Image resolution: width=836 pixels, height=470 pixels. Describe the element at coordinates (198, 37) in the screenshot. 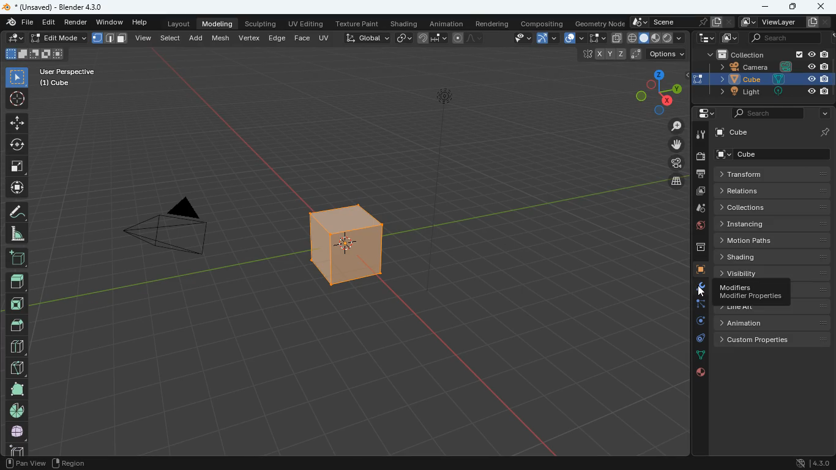

I see `add` at that location.